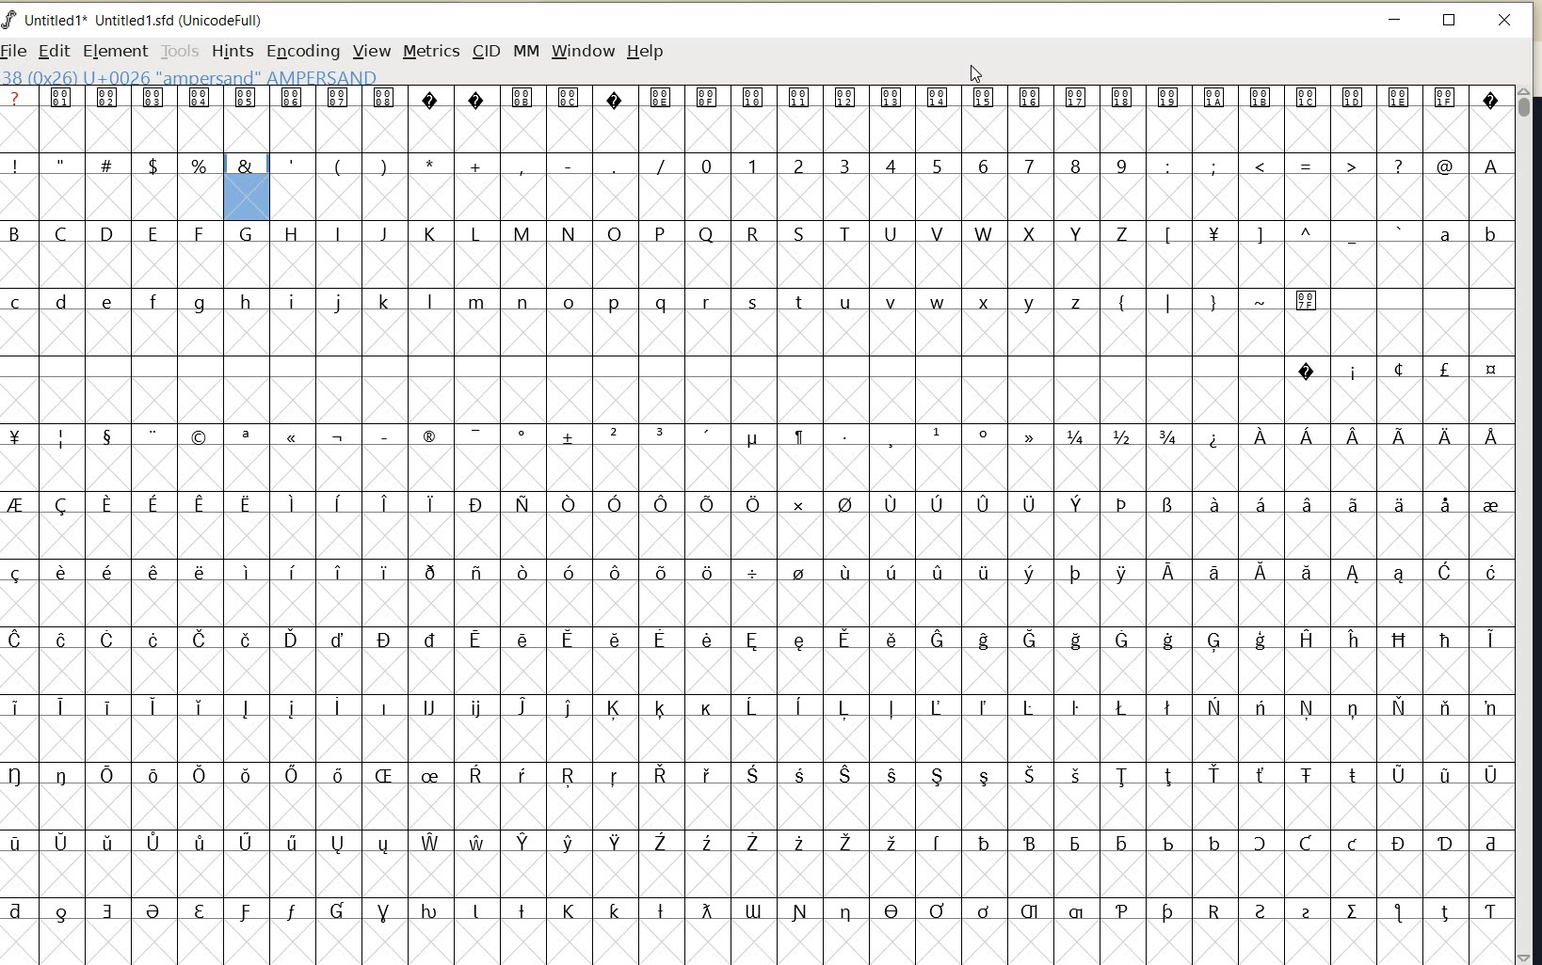  I want to click on SCROLLBAR, so click(1527, 525).